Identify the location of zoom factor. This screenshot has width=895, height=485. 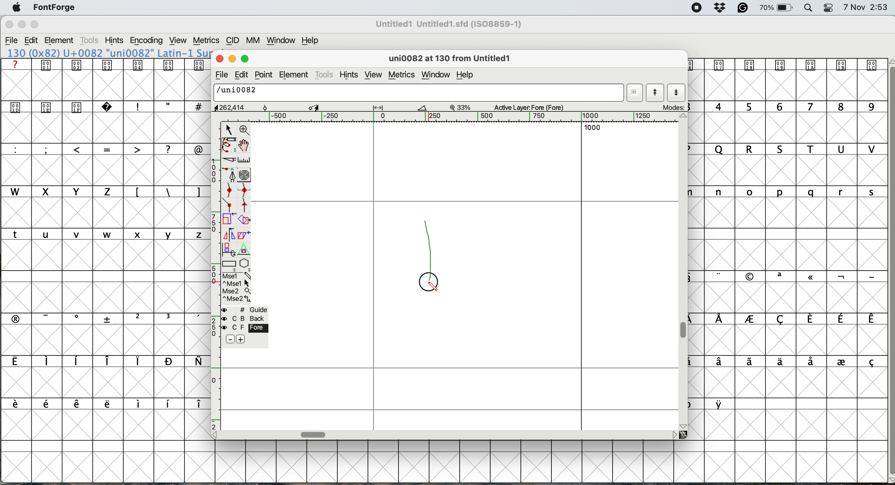
(461, 107).